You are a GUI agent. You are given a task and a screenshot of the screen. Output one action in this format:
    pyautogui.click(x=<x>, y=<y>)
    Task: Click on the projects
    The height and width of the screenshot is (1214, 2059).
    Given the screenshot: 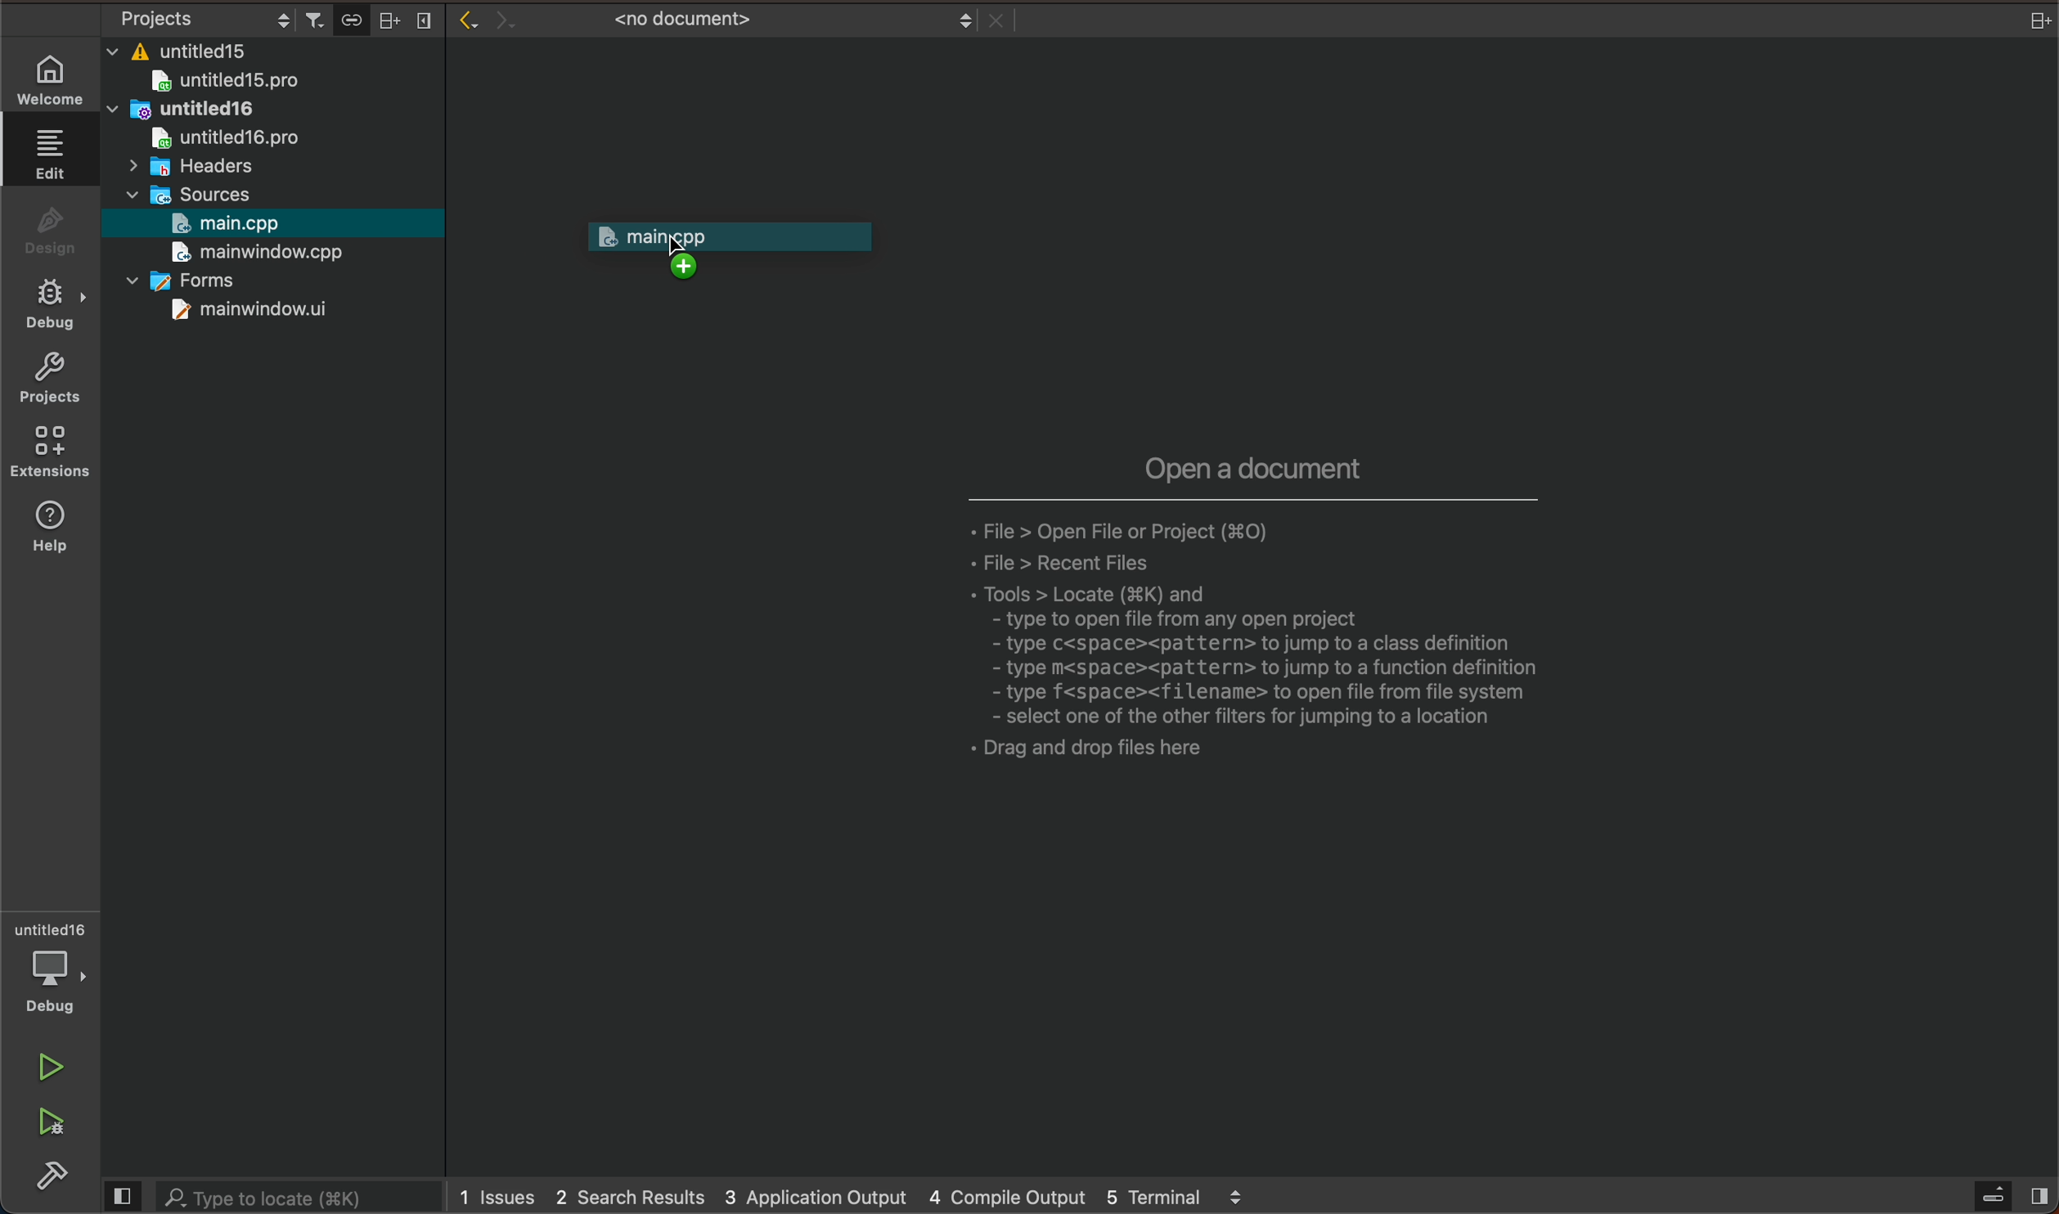 What is the action you would take?
    pyautogui.click(x=48, y=380)
    